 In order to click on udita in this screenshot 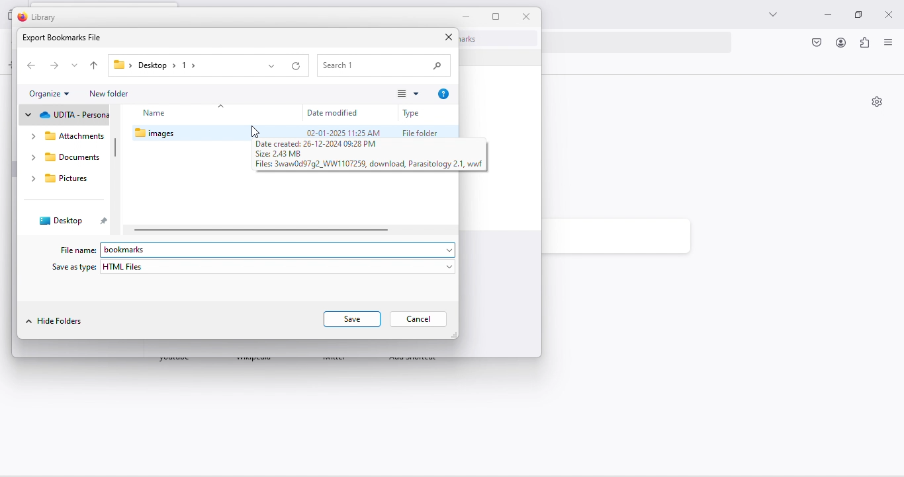, I will do `click(65, 115)`.